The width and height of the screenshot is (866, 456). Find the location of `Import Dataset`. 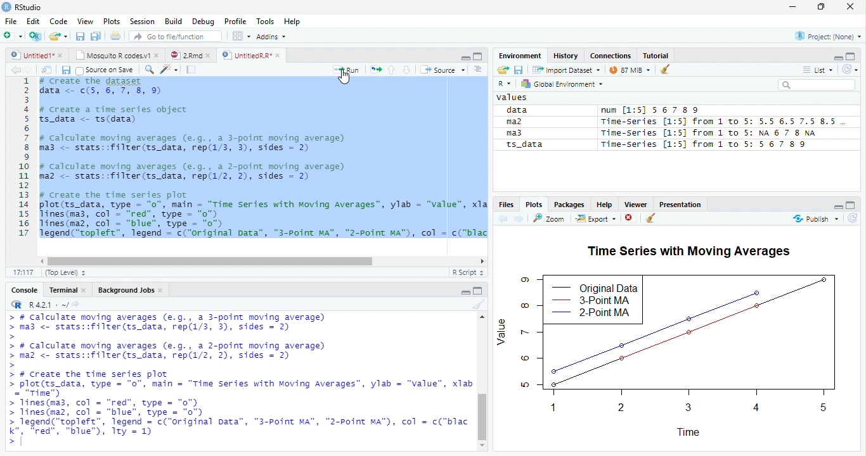

Import Dataset is located at coordinates (567, 70).